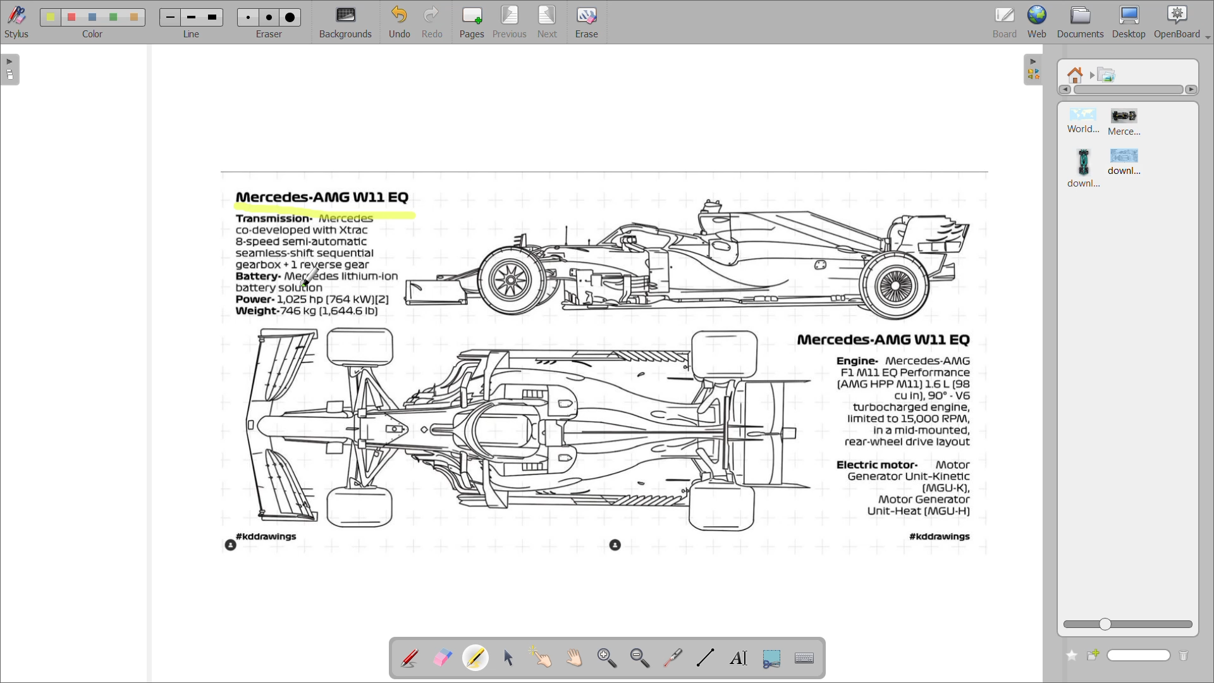  What do you see at coordinates (270, 35) in the screenshot?
I see `eraser` at bounding box center [270, 35].